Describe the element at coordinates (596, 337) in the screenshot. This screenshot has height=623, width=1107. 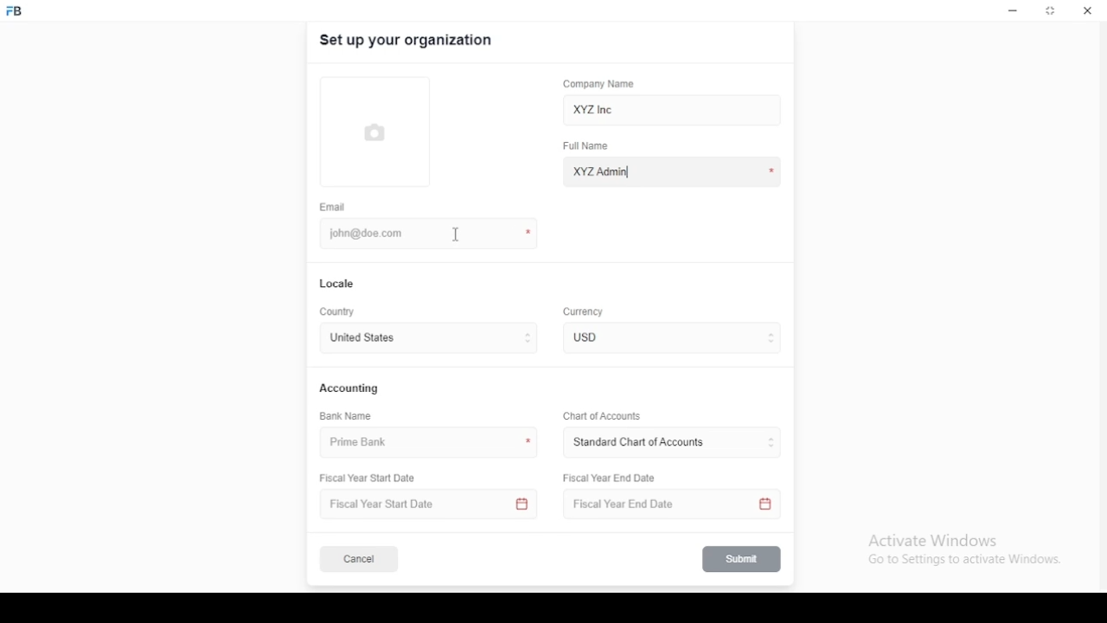
I see `currency` at that location.